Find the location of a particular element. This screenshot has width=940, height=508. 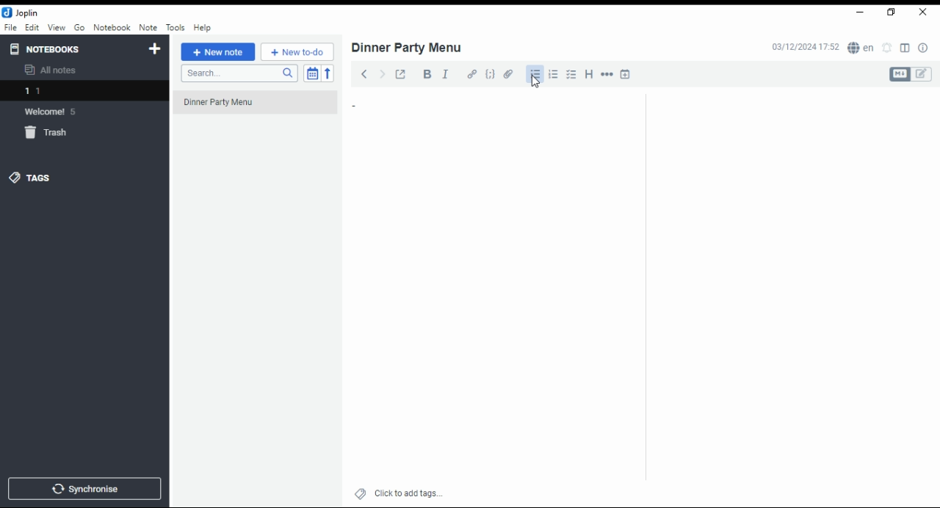

bold is located at coordinates (424, 74).